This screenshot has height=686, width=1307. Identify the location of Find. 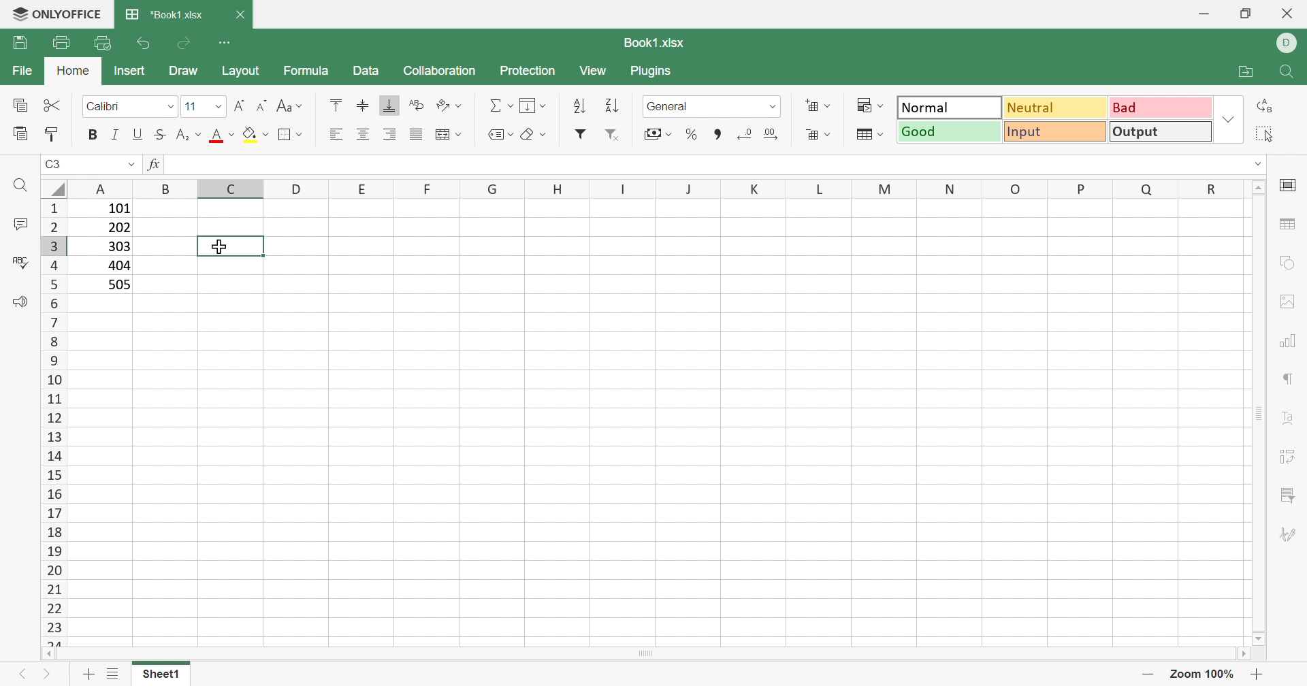
(1288, 71).